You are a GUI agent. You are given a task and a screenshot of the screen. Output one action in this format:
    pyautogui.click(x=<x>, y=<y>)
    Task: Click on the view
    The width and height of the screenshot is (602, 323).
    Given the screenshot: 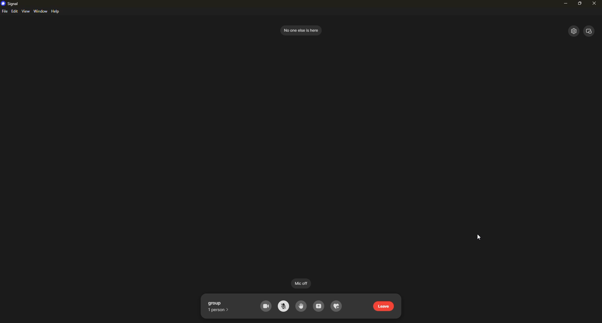 What is the action you would take?
    pyautogui.click(x=589, y=30)
    